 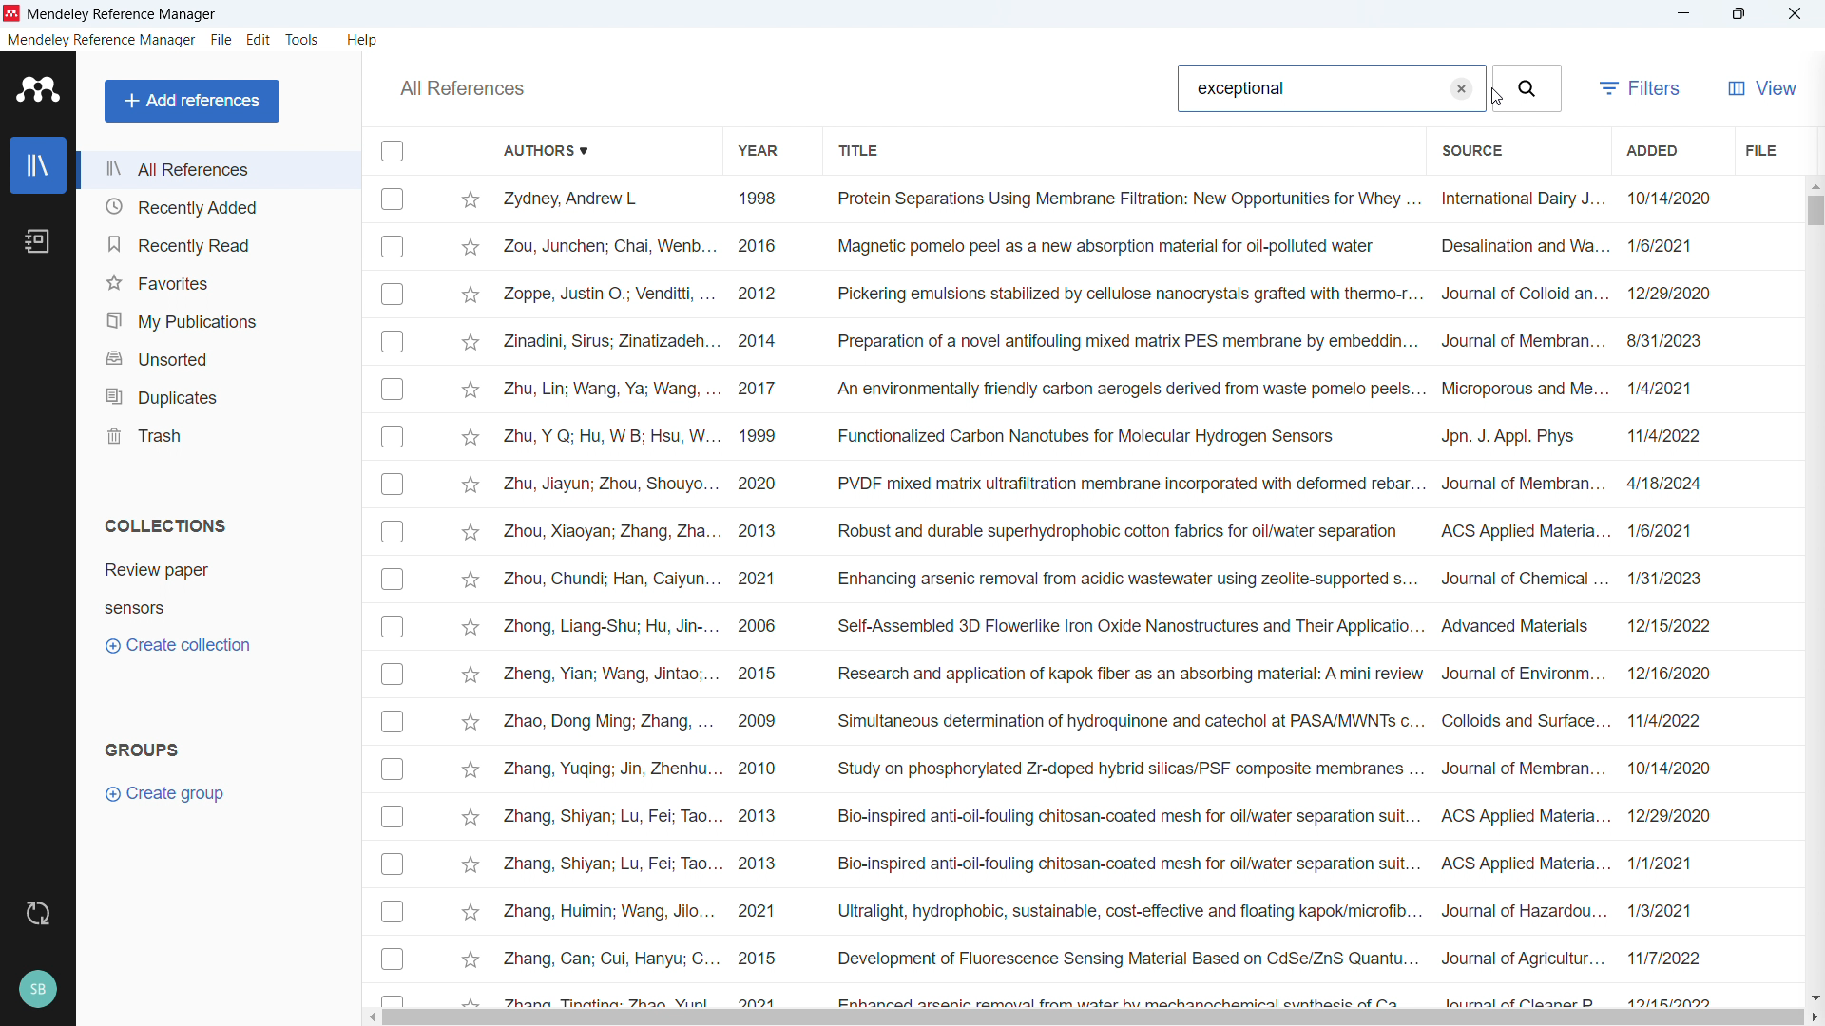 What do you see at coordinates (1814, 998) in the screenshot?
I see `Scroll down ` at bounding box center [1814, 998].